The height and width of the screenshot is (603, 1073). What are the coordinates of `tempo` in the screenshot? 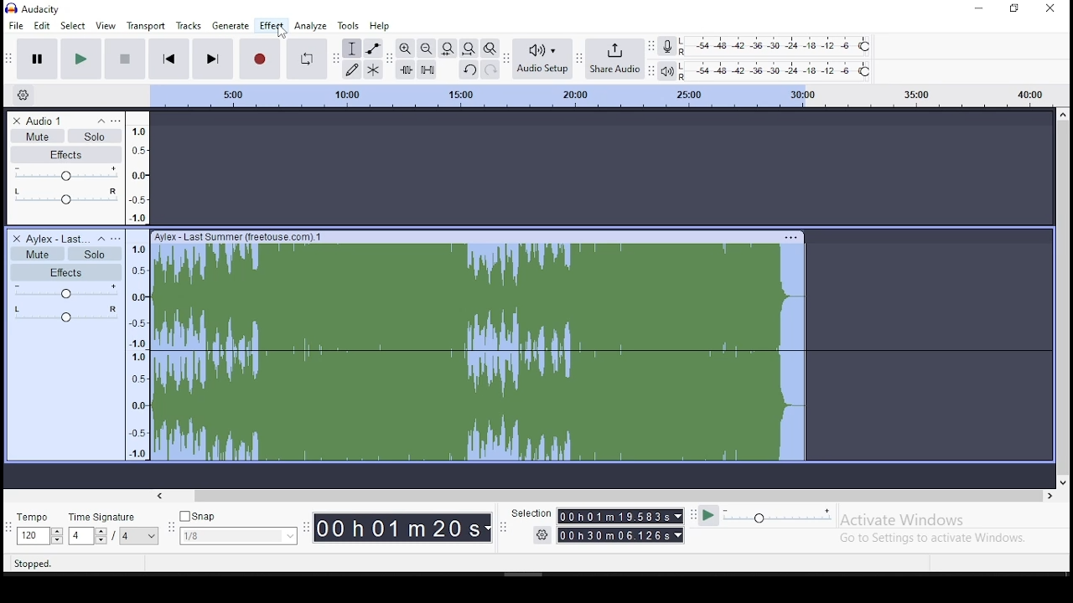 It's located at (39, 530).